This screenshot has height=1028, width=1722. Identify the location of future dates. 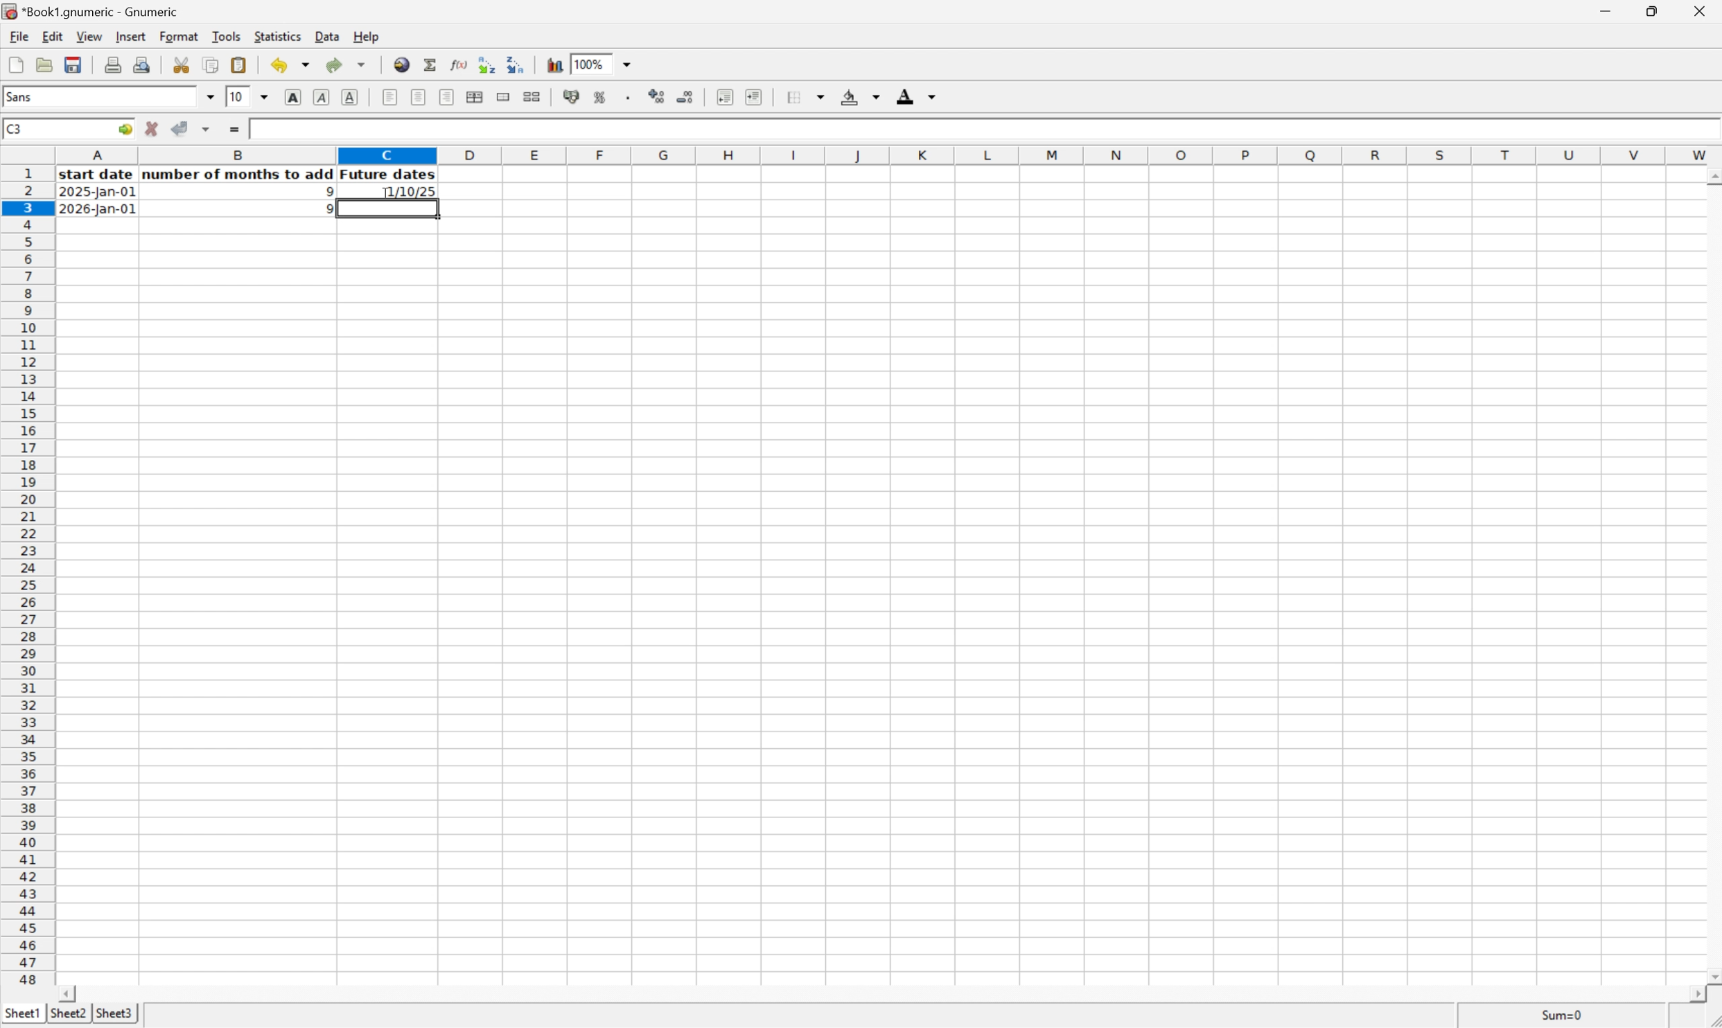
(389, 175).